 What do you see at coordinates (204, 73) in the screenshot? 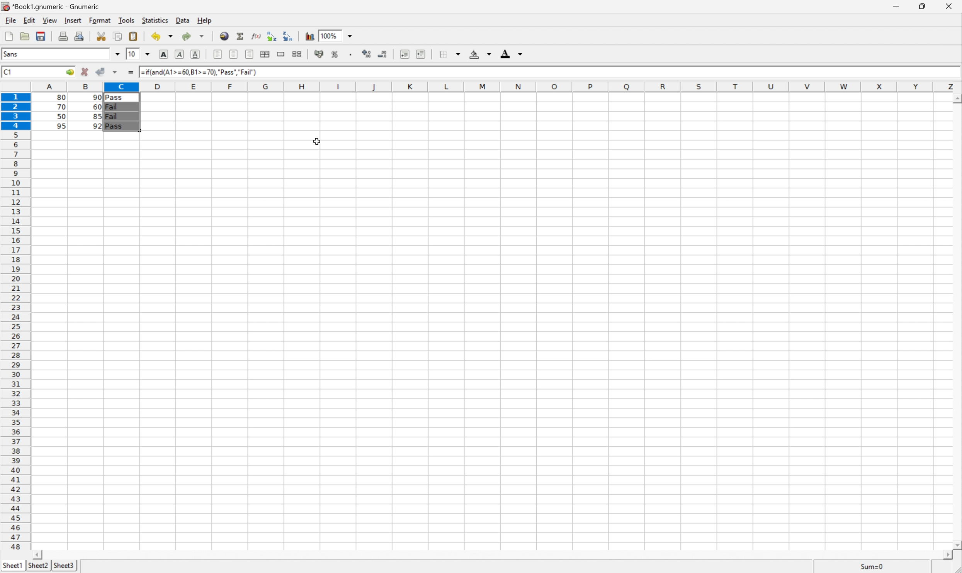
I see `=if(and(A1>=60,B1>=70),"Pass","Fail")` at bounding box center [204, 73].